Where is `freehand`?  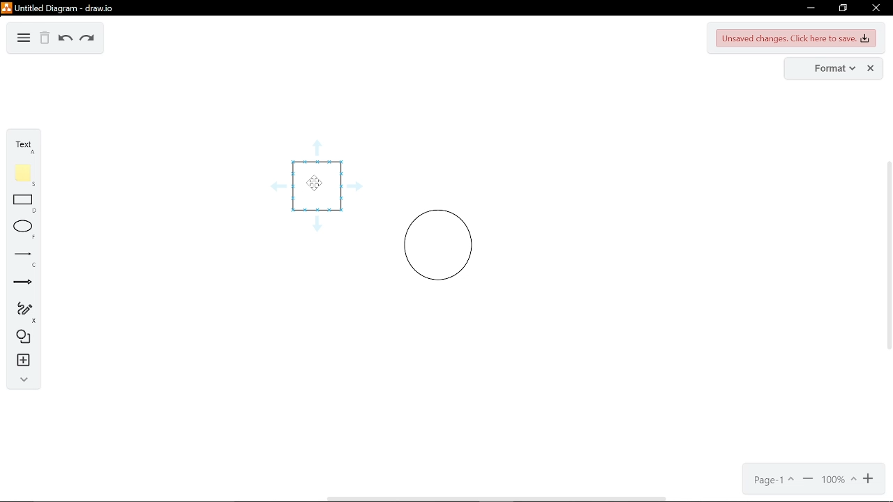 freehand is located at coordinates (22, 312).